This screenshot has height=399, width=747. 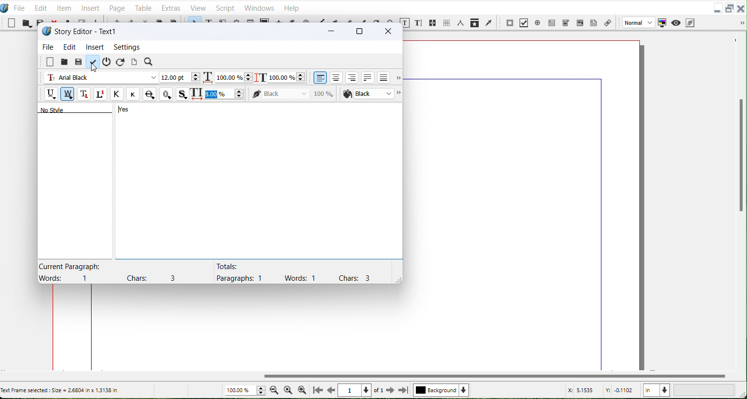 I want to click on PDF Combo box, so click(x=566, y=22).